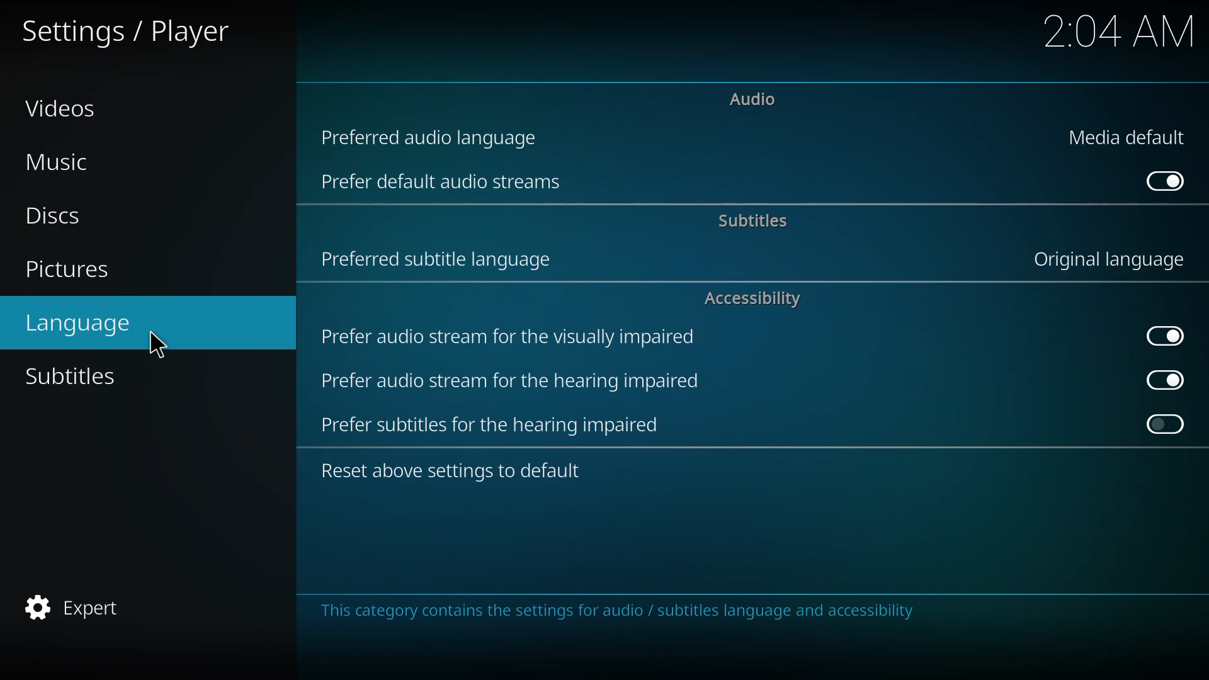  I want to click on click to enable, so click(1164, 428).